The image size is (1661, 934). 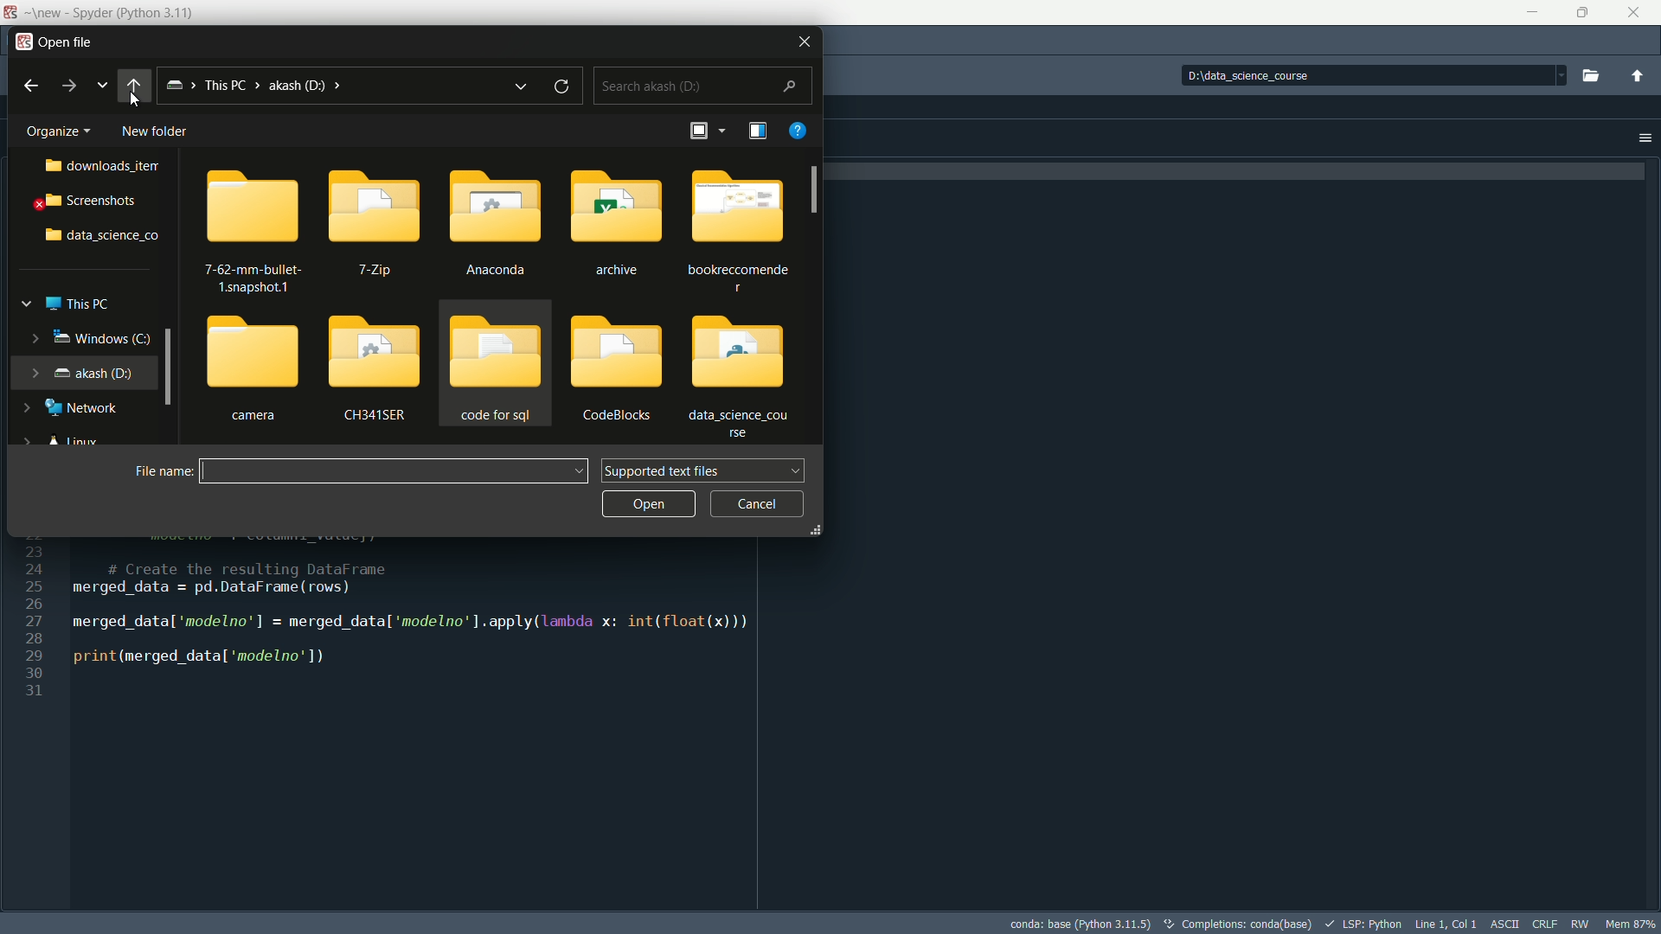 What do you see at coordinates (1533, 11) in the screenshot?
I see `minimize` at bounding box center [1533, 11].